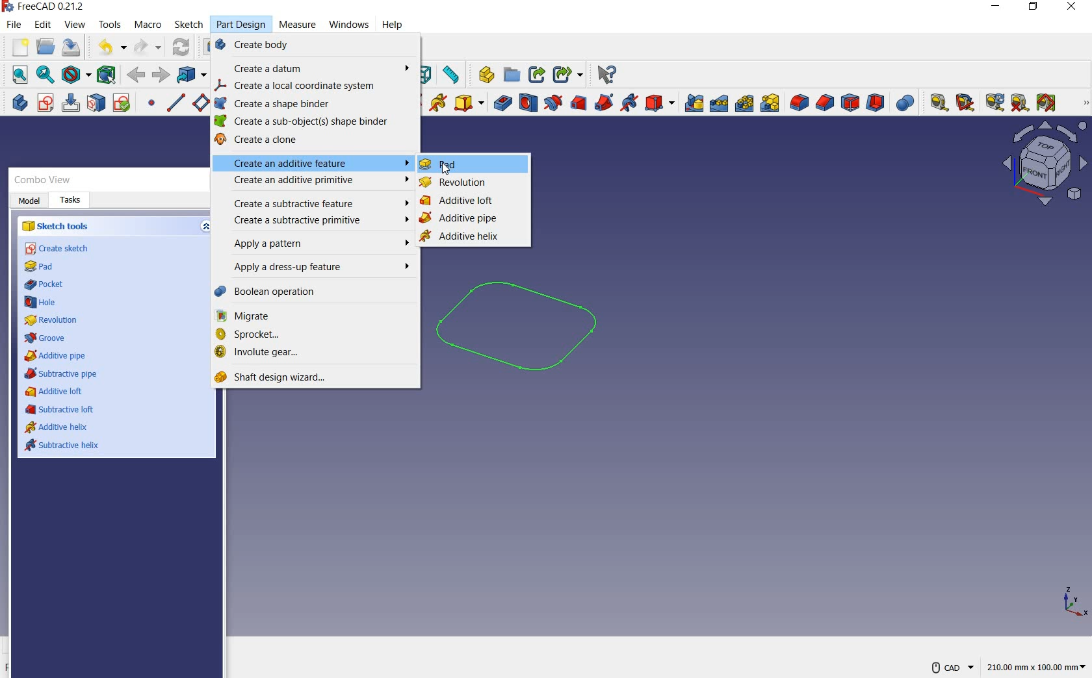 The height and width of the screenshot is (678, 1092). What do you see at coordinates (123, 104) in the screenshot?
I see `validate sketch` at bounding box center [123, 104].